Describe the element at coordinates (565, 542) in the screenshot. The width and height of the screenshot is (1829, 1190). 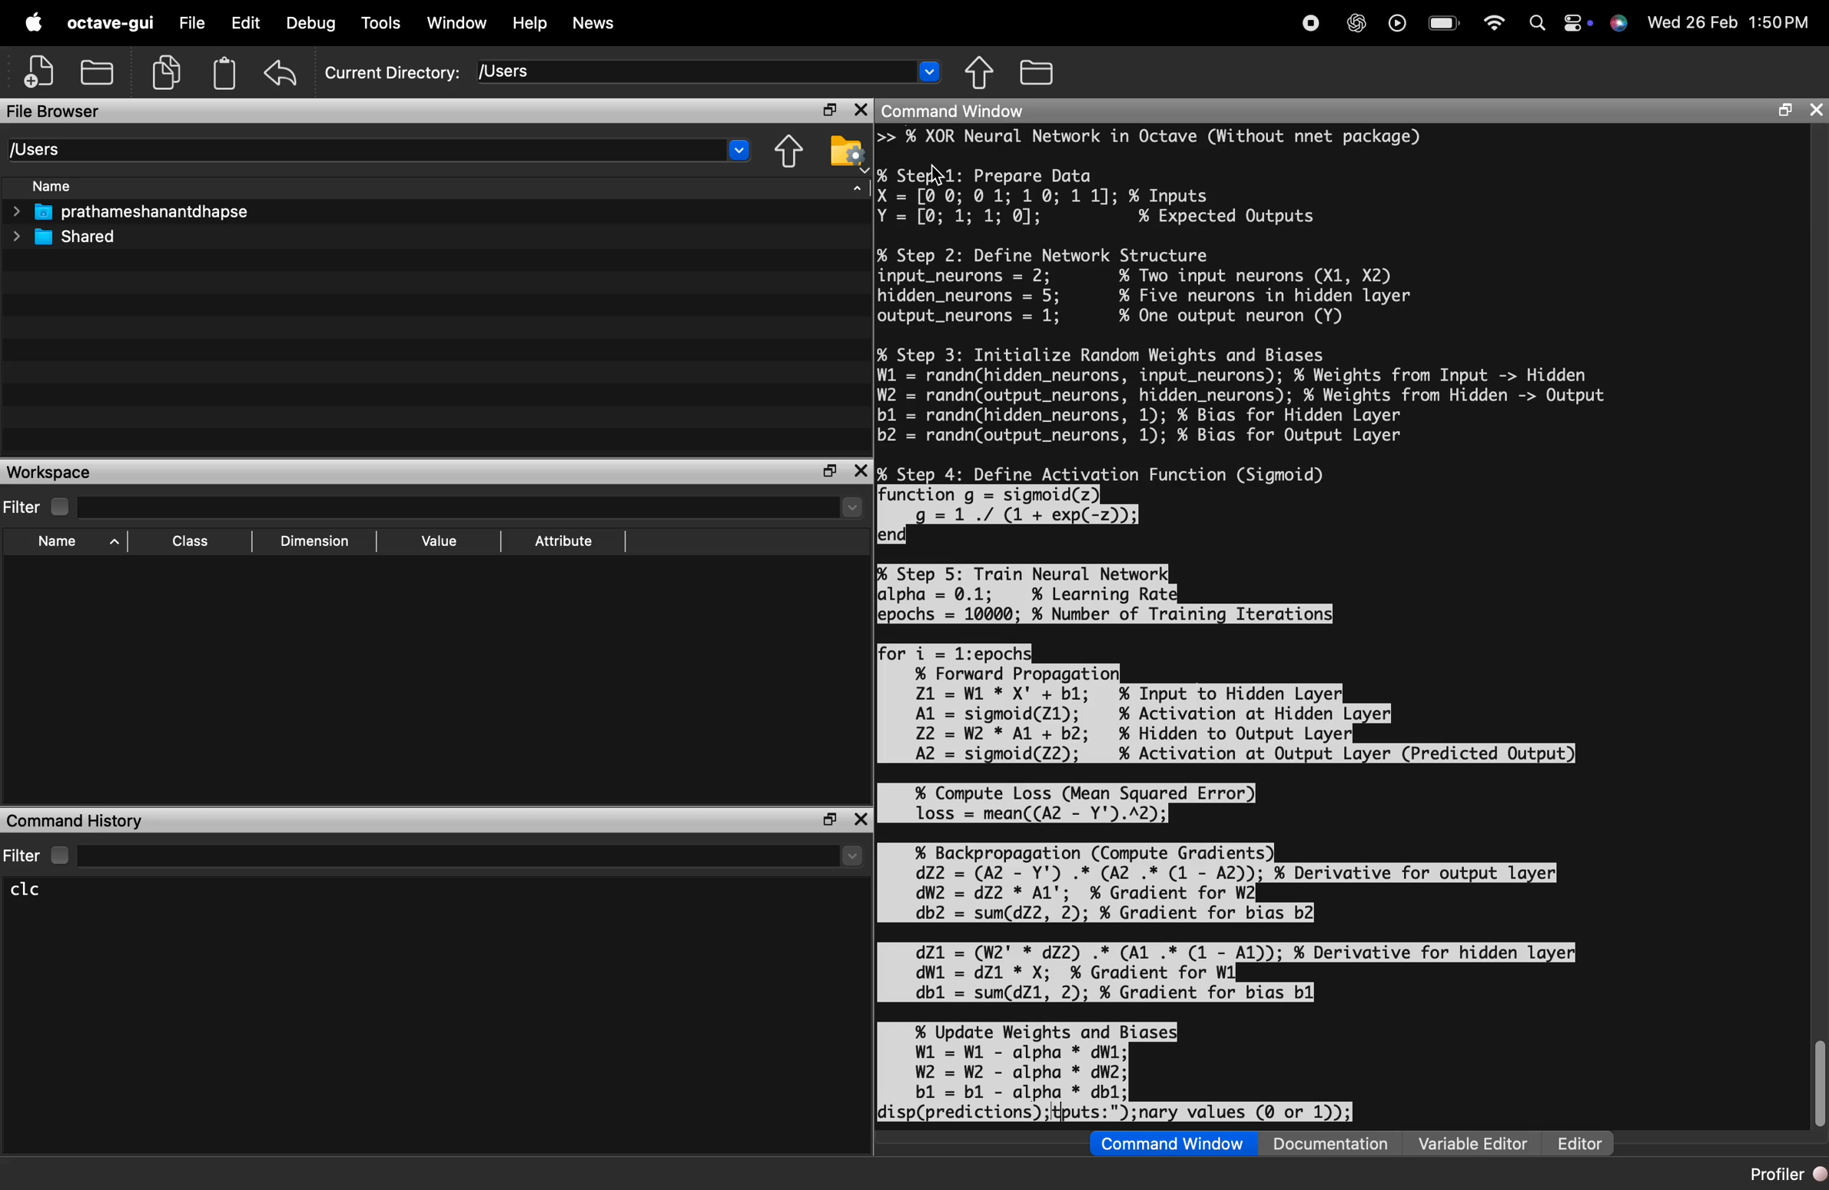
I see `Attribute` at that location.